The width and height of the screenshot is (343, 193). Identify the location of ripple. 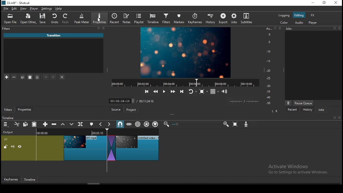
(138, 124).